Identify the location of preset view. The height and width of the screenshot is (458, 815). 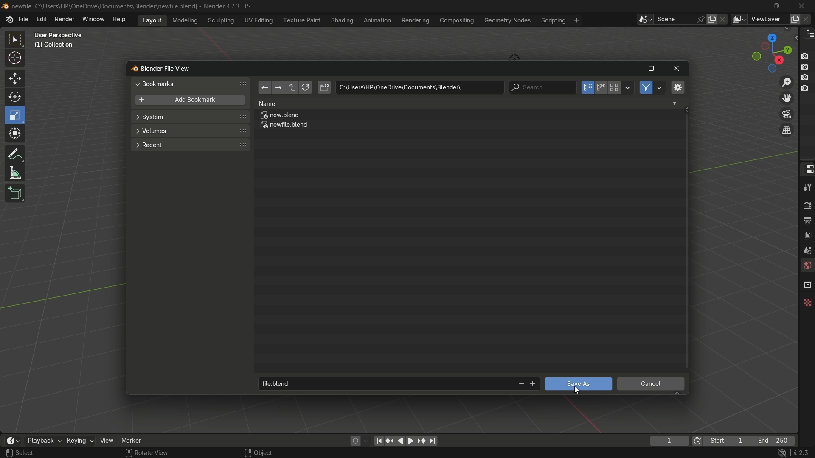
(769, 51).